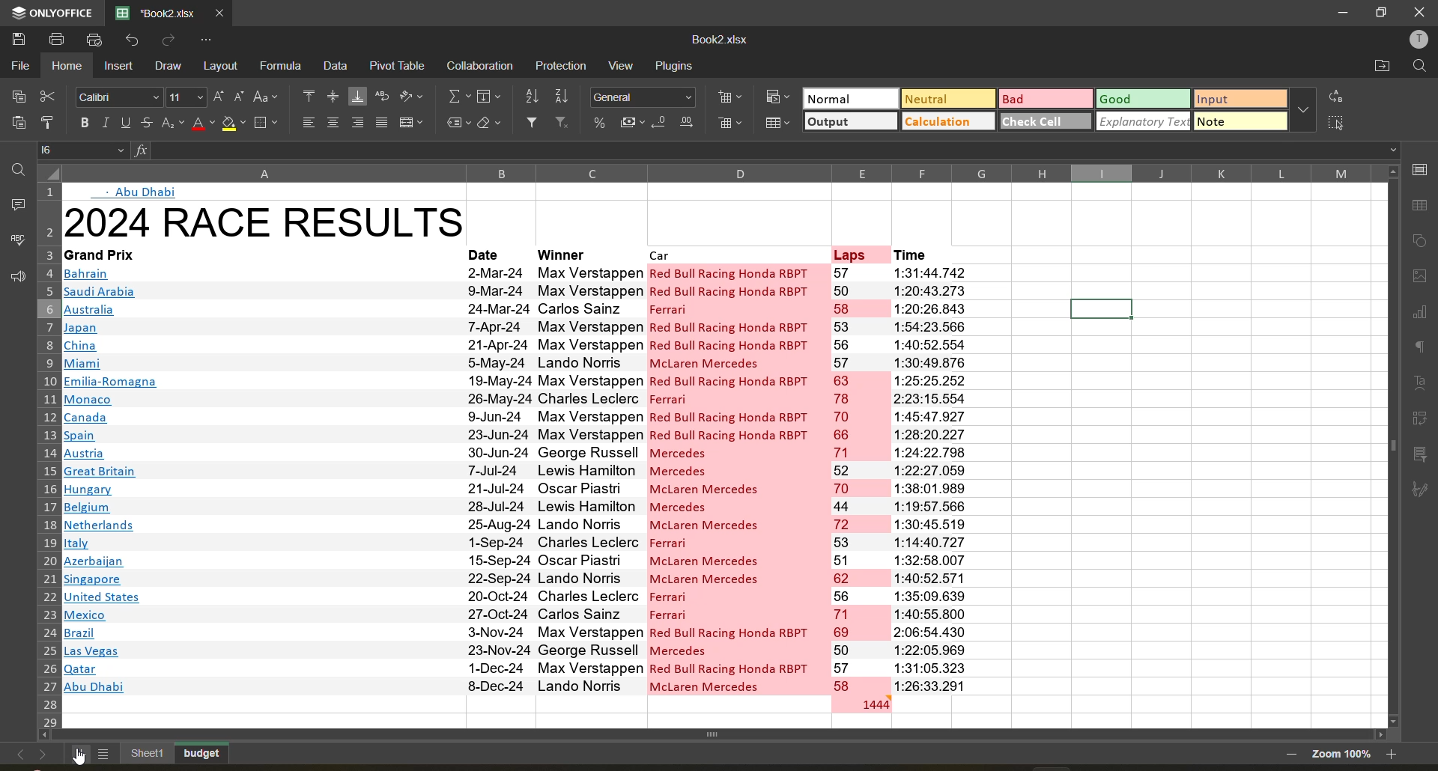 The width and height of the screenshot is (1438, 771). I want to click on close tab, so click(221, 12).